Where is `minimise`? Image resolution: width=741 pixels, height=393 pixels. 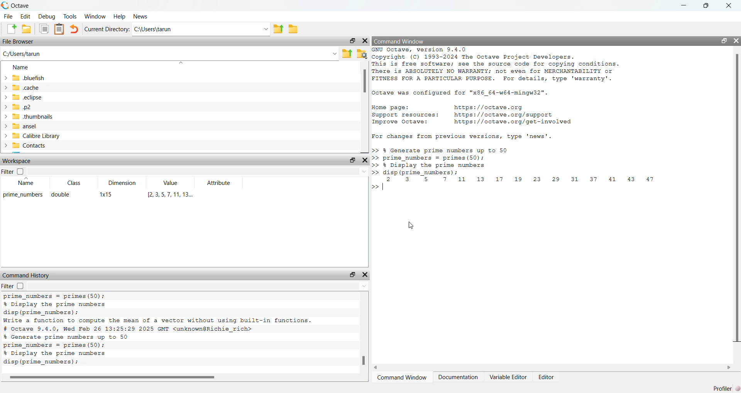 minimise is located at coordinates (684, 5).